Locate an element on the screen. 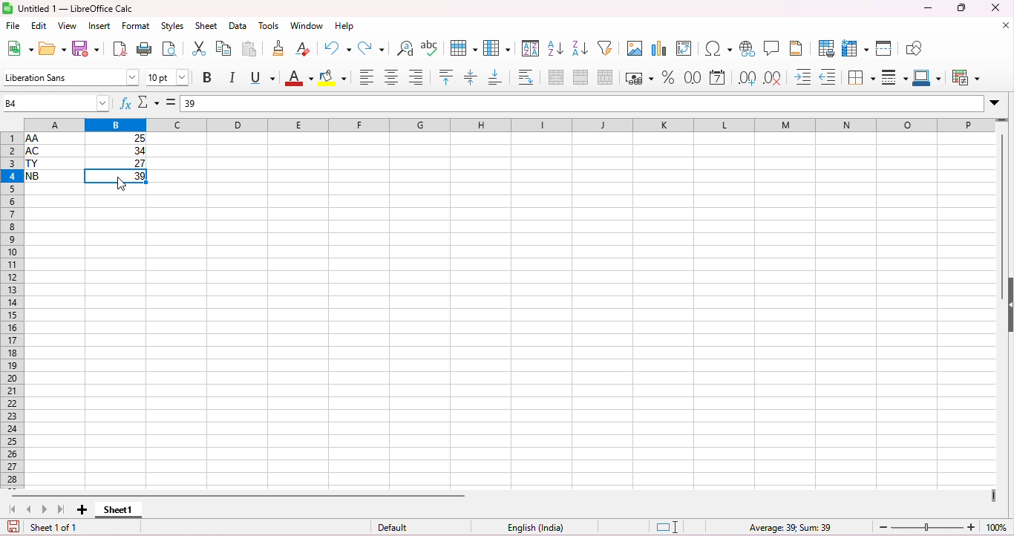 The width and height of the screenshot is (1014, 536). merge is located at coordinates (580, 76).